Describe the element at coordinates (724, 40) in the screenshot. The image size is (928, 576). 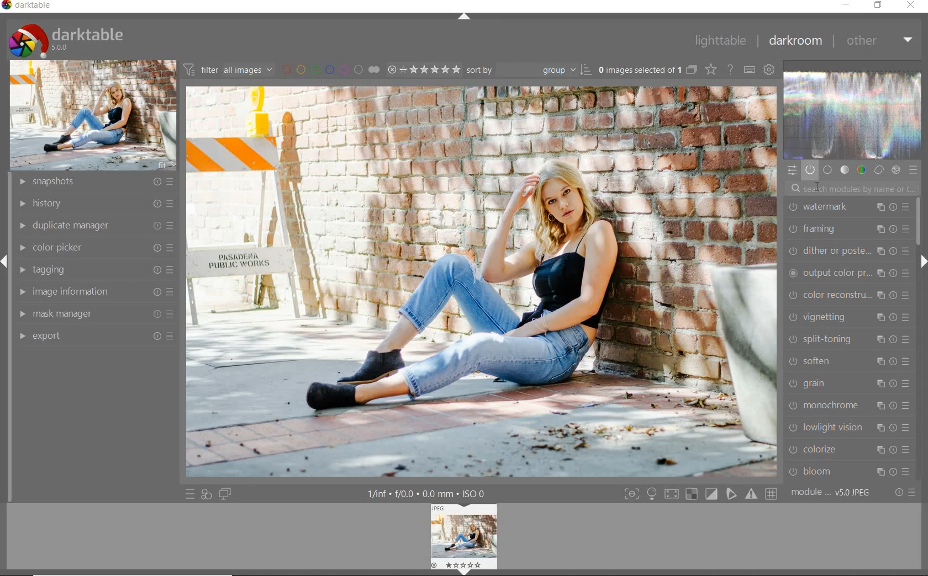
I see `lighttable` at that location.